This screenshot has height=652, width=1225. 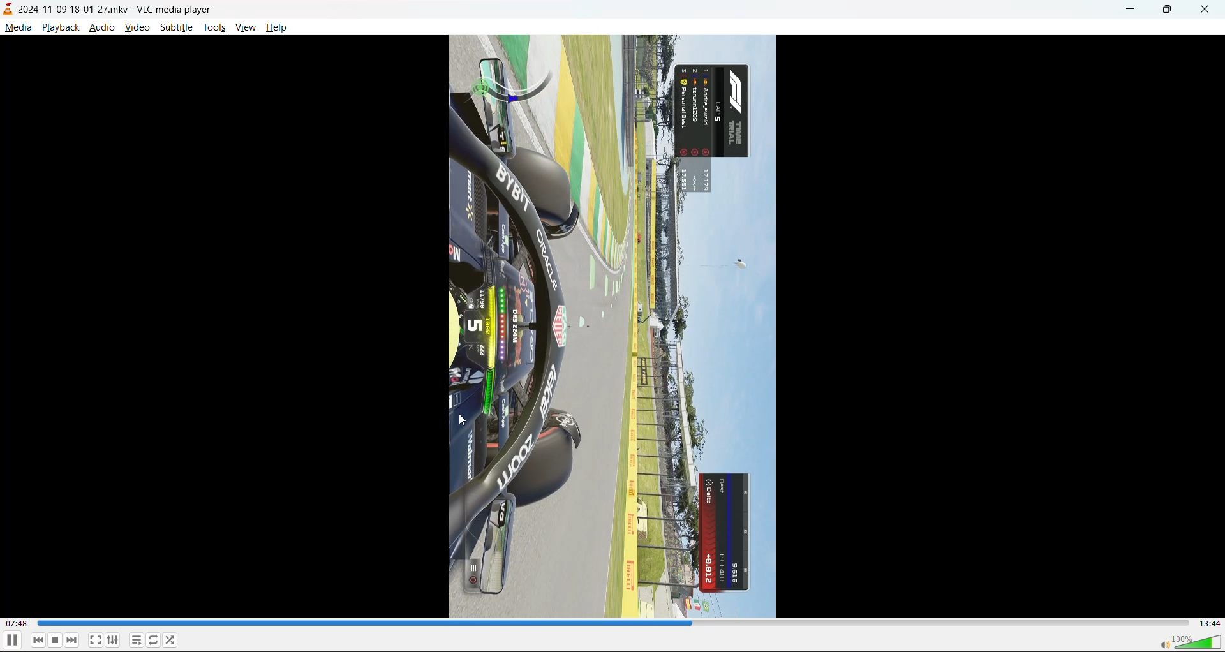 I want to click on volume, so click(x=1189, y=641).